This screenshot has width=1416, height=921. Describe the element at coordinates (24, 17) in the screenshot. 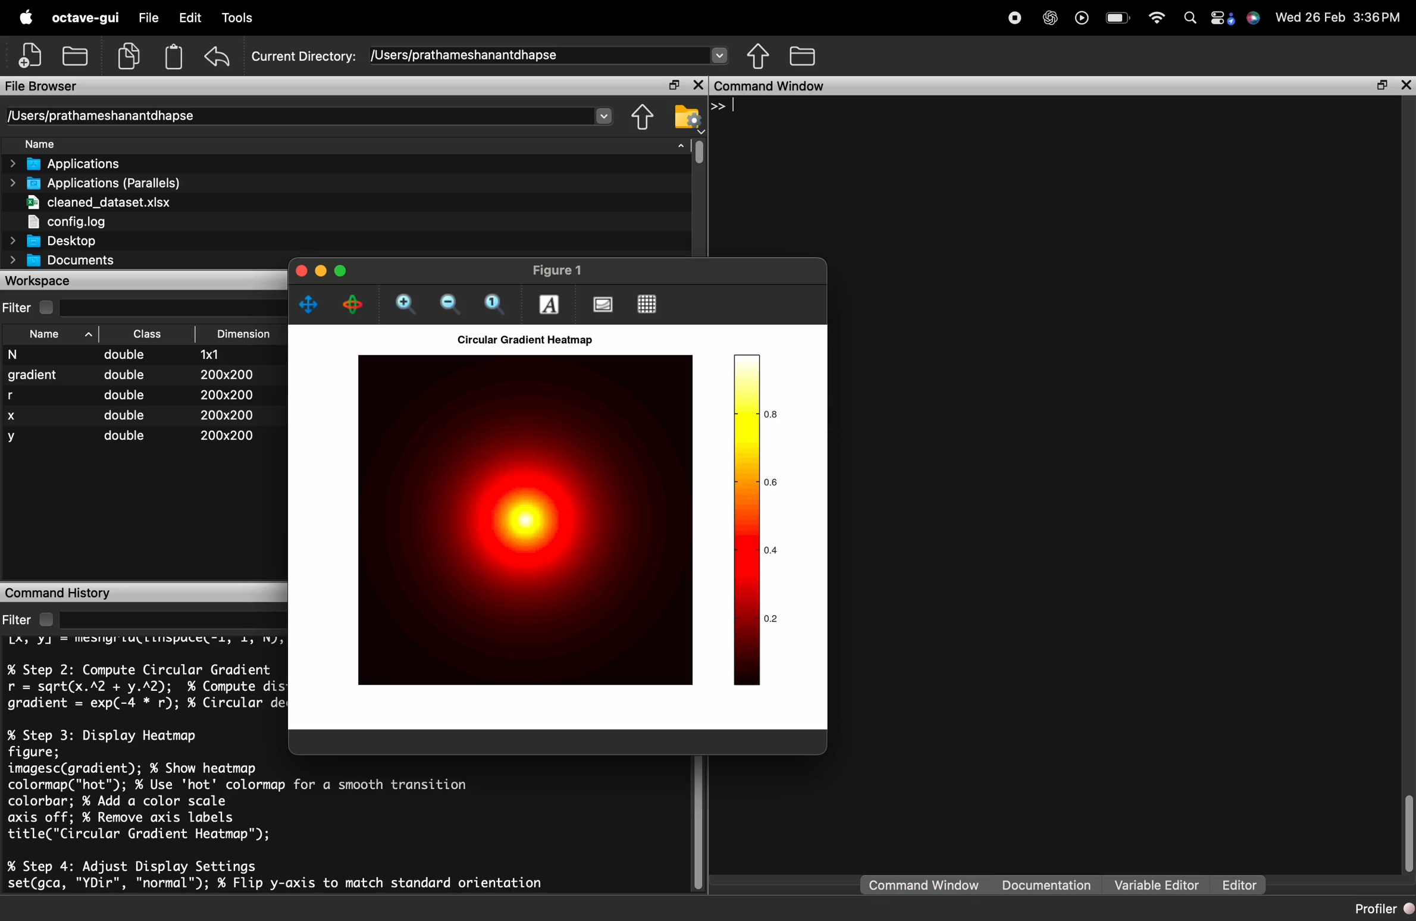

I see `apple` at that location.